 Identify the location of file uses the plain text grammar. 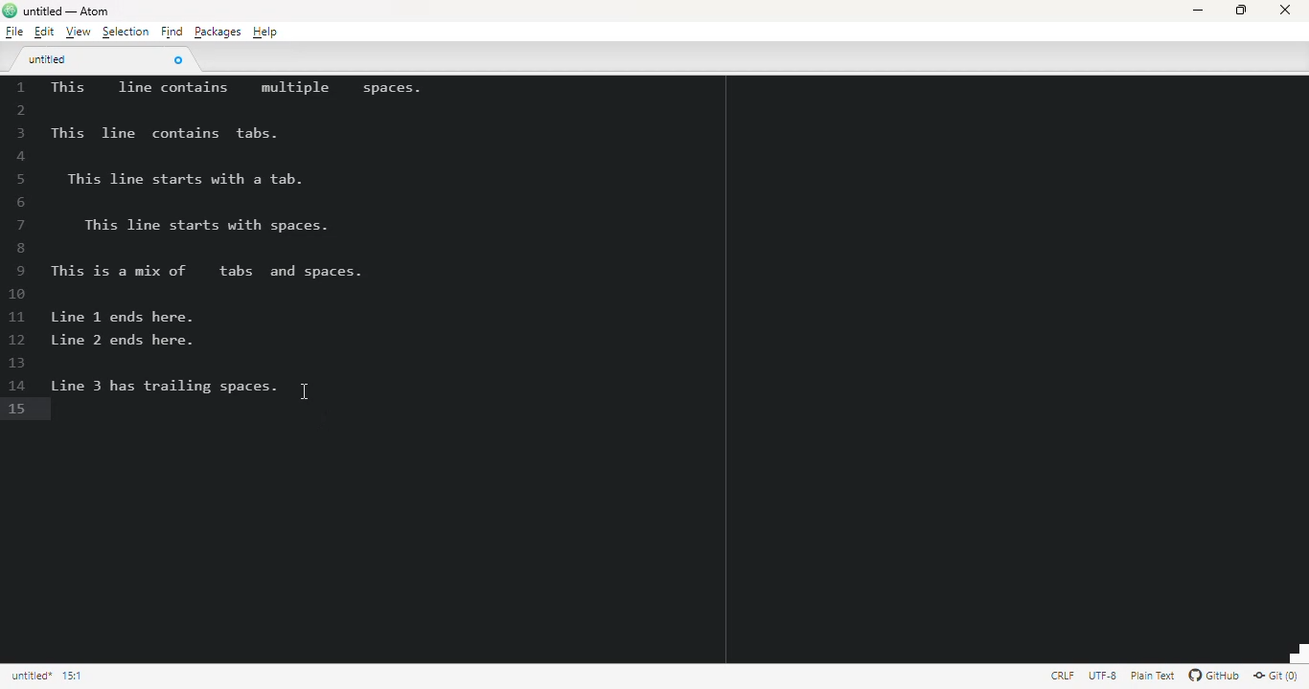
(1155, 676).